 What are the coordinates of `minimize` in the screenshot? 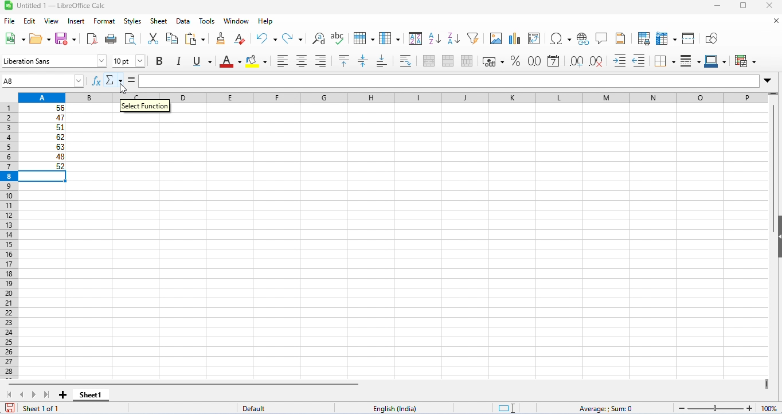 It's located at (721, 7).